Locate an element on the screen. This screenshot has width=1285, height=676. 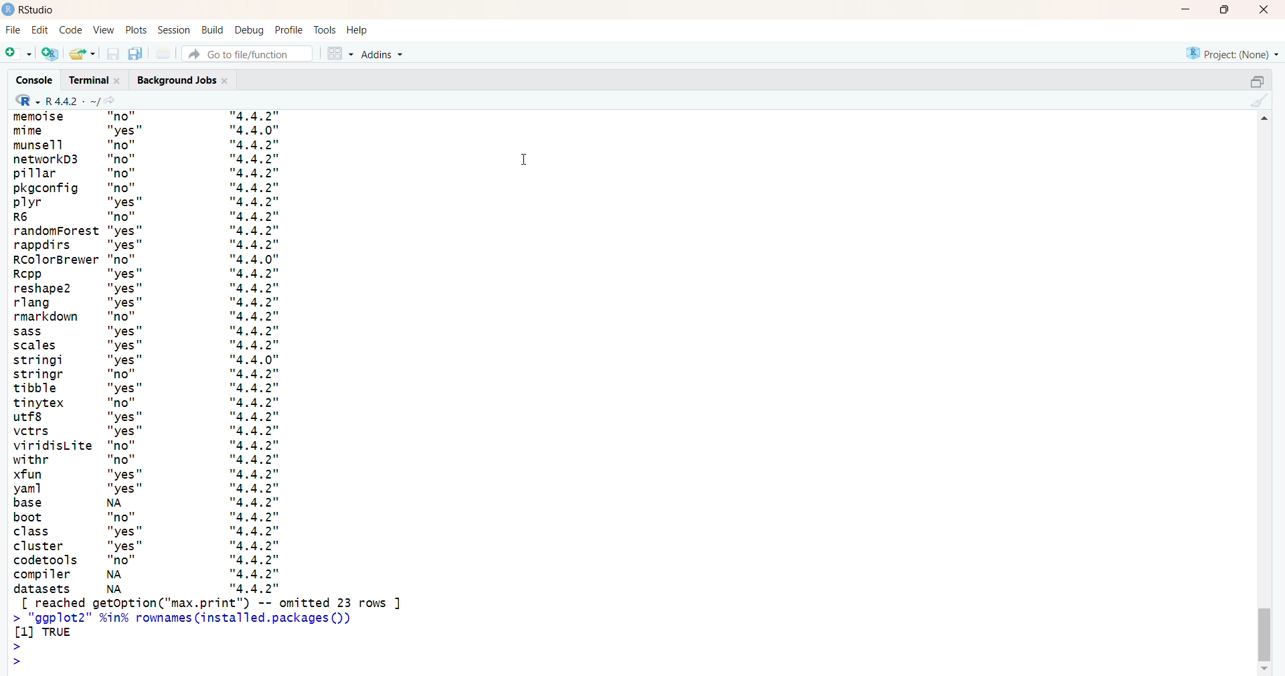
edit is located at coordinates (41, 29).